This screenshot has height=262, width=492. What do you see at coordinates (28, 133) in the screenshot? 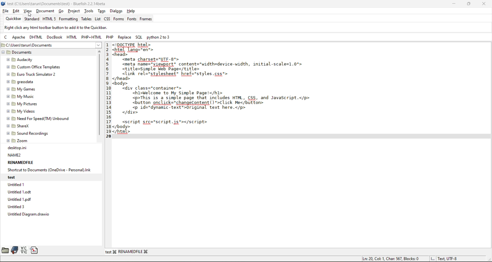
I see `@# P* Sound Recordinas` at bounding box center [28, 133].